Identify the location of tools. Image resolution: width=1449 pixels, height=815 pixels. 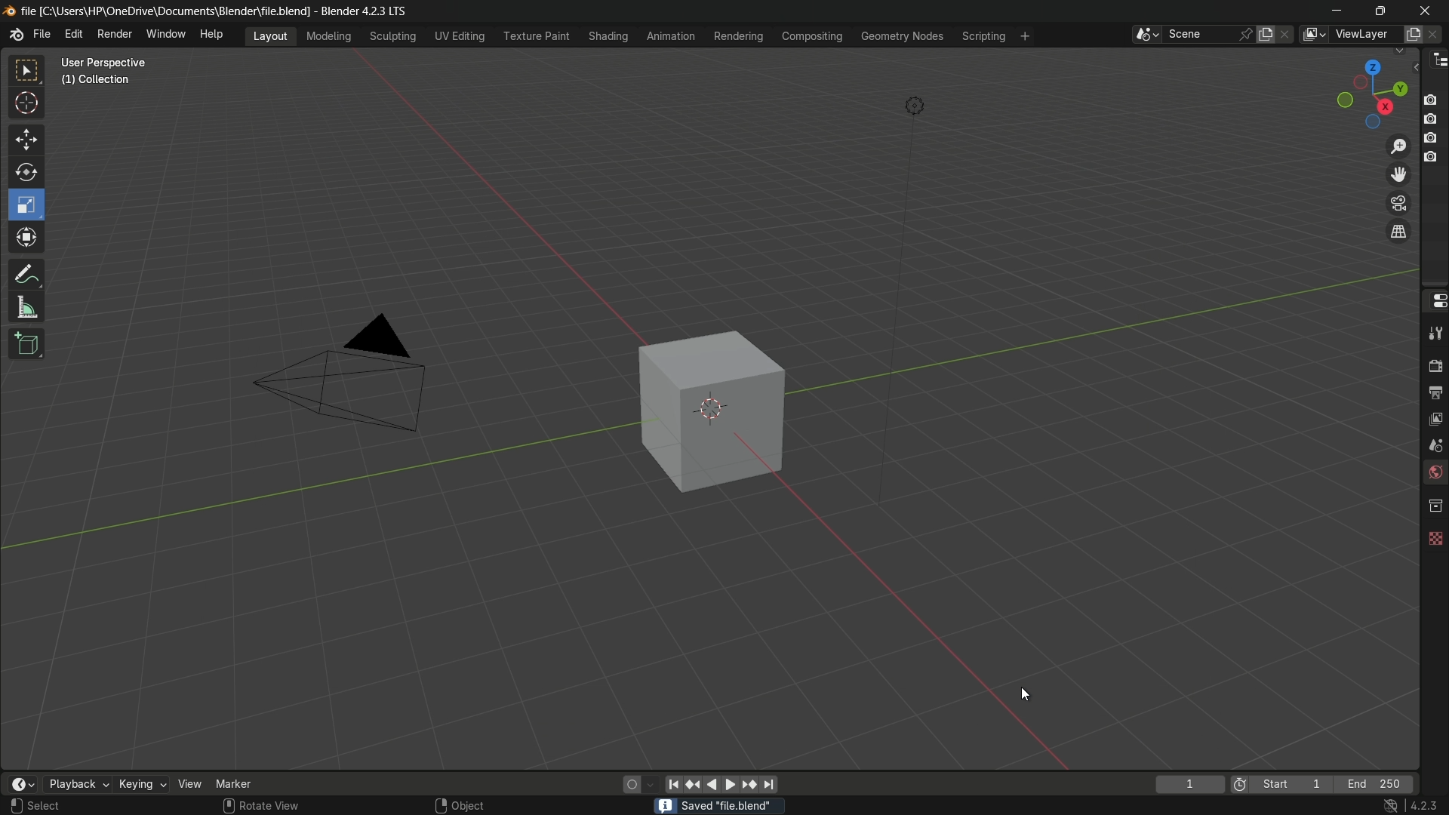
(1434, 333).